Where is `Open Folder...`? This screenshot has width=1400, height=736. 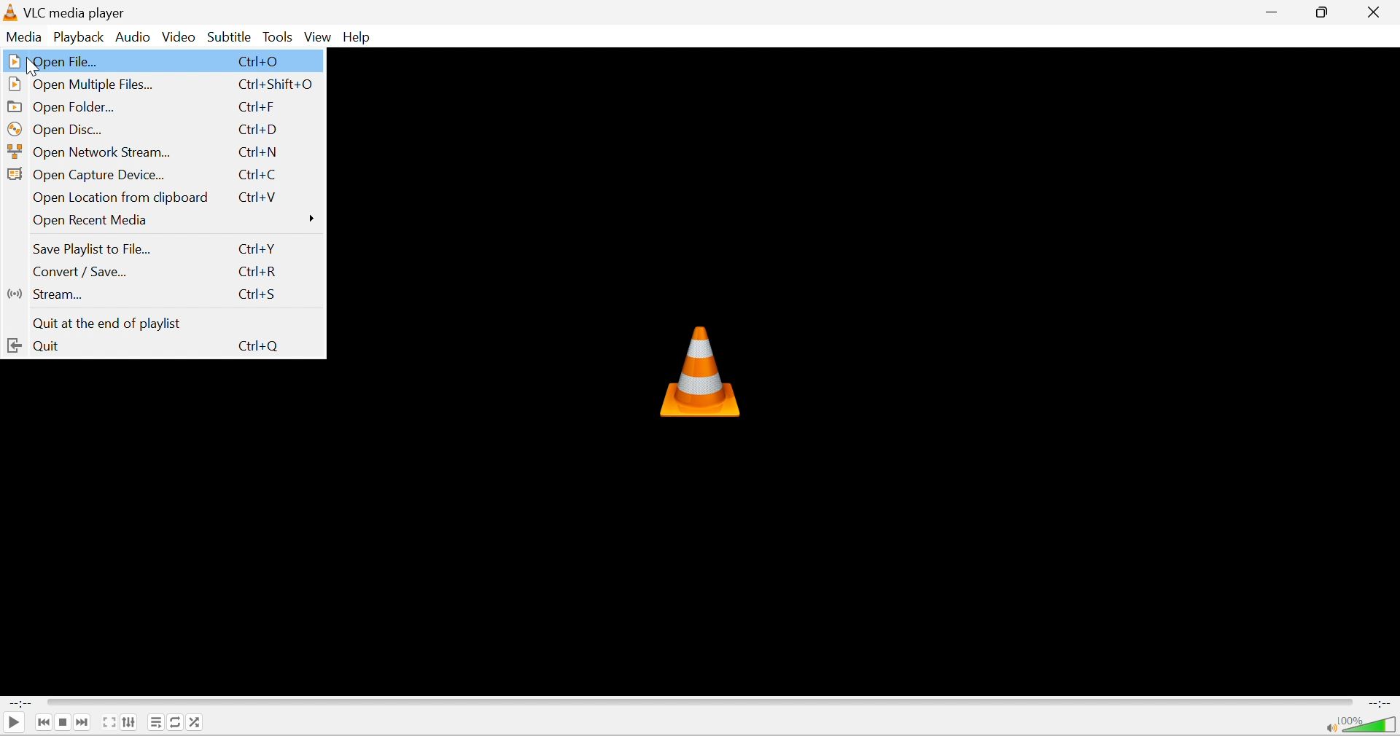 Open Folder... is located at coordinates (64, 106).